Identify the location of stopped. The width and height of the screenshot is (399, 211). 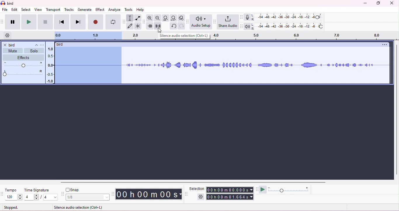
(11, 208).